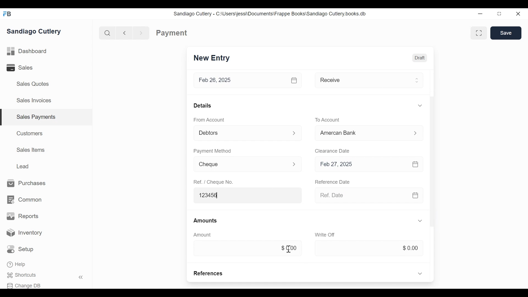 The width and height of the screenshot is (528, 297). Describe the element at coordinates (141, 32) in the screenshot. I see `Navigate forward` at that location.